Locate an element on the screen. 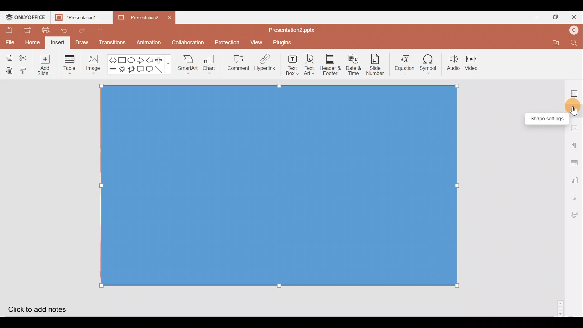 The width and height of the screenshot is (583, 328). Customize quick access toolbar is located at coordinates (101, 30).